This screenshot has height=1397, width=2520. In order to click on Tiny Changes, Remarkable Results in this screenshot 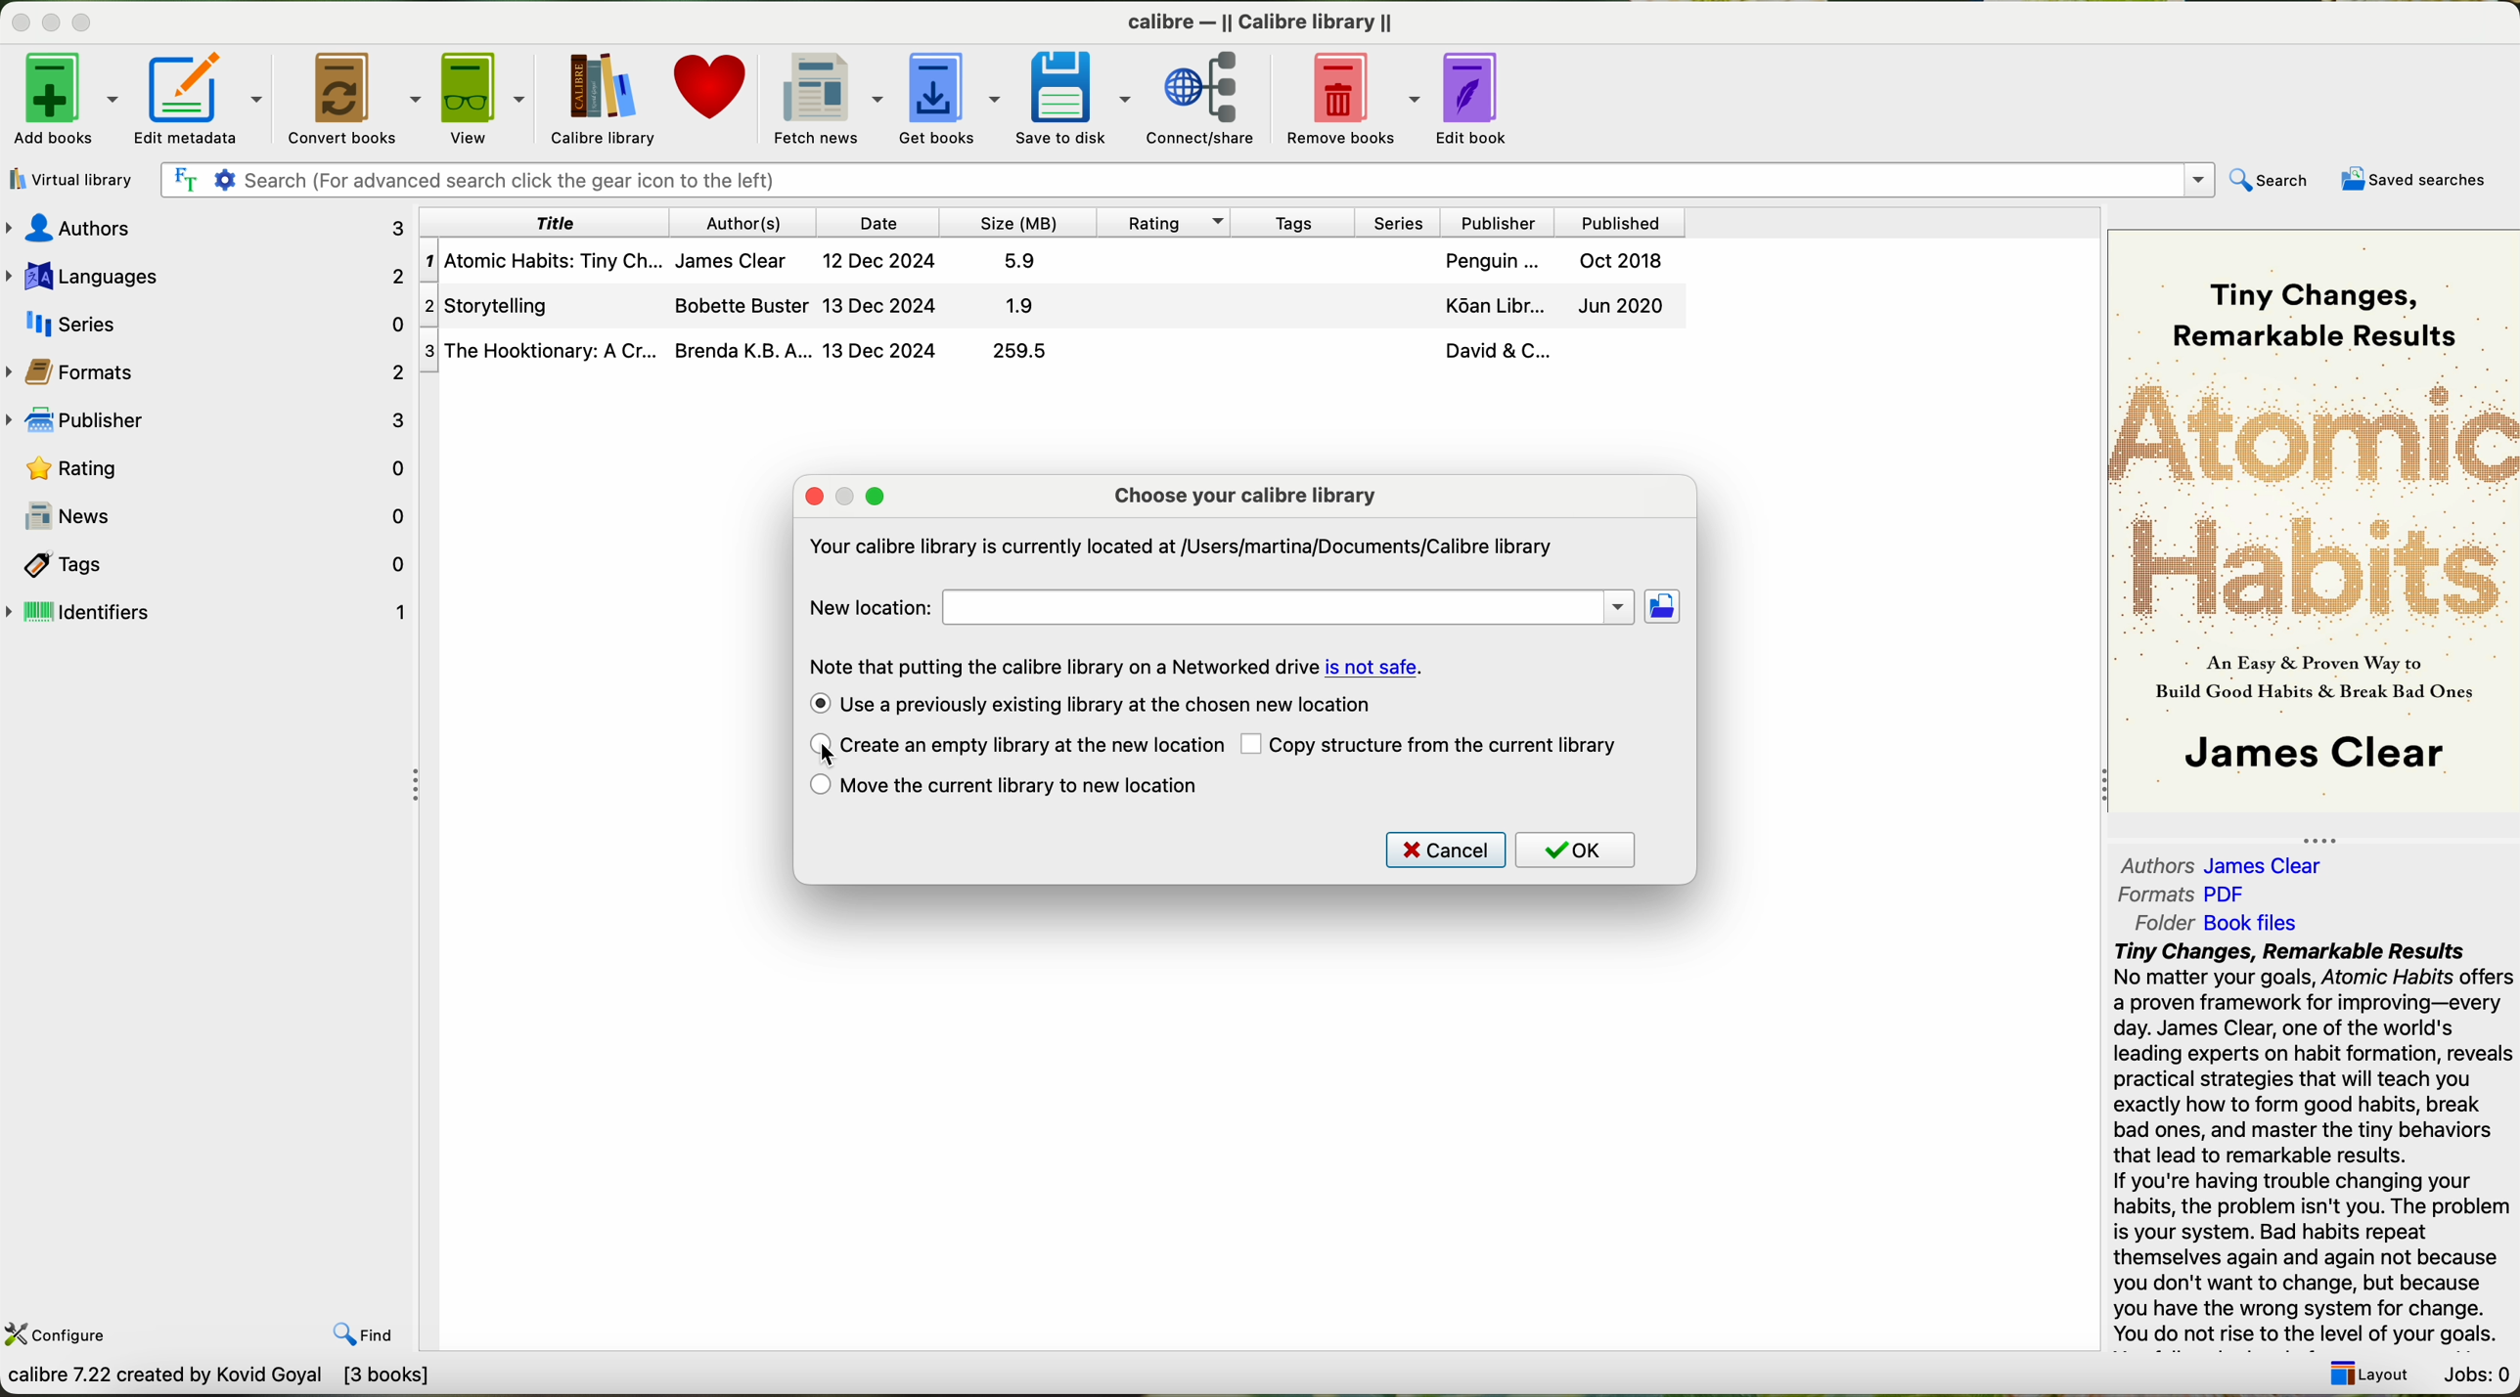, I will do `click(2314, 293)`.